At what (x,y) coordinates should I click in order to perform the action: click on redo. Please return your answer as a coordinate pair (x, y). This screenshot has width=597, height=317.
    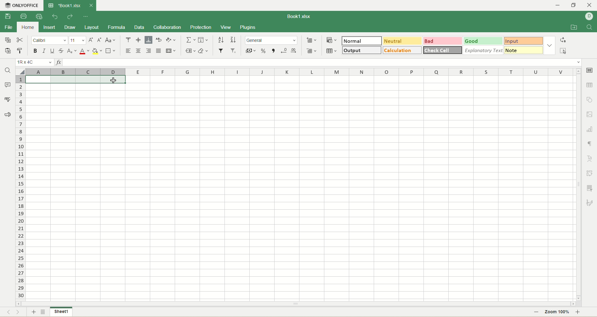
    Looking at the image, I should click on (70, 16).